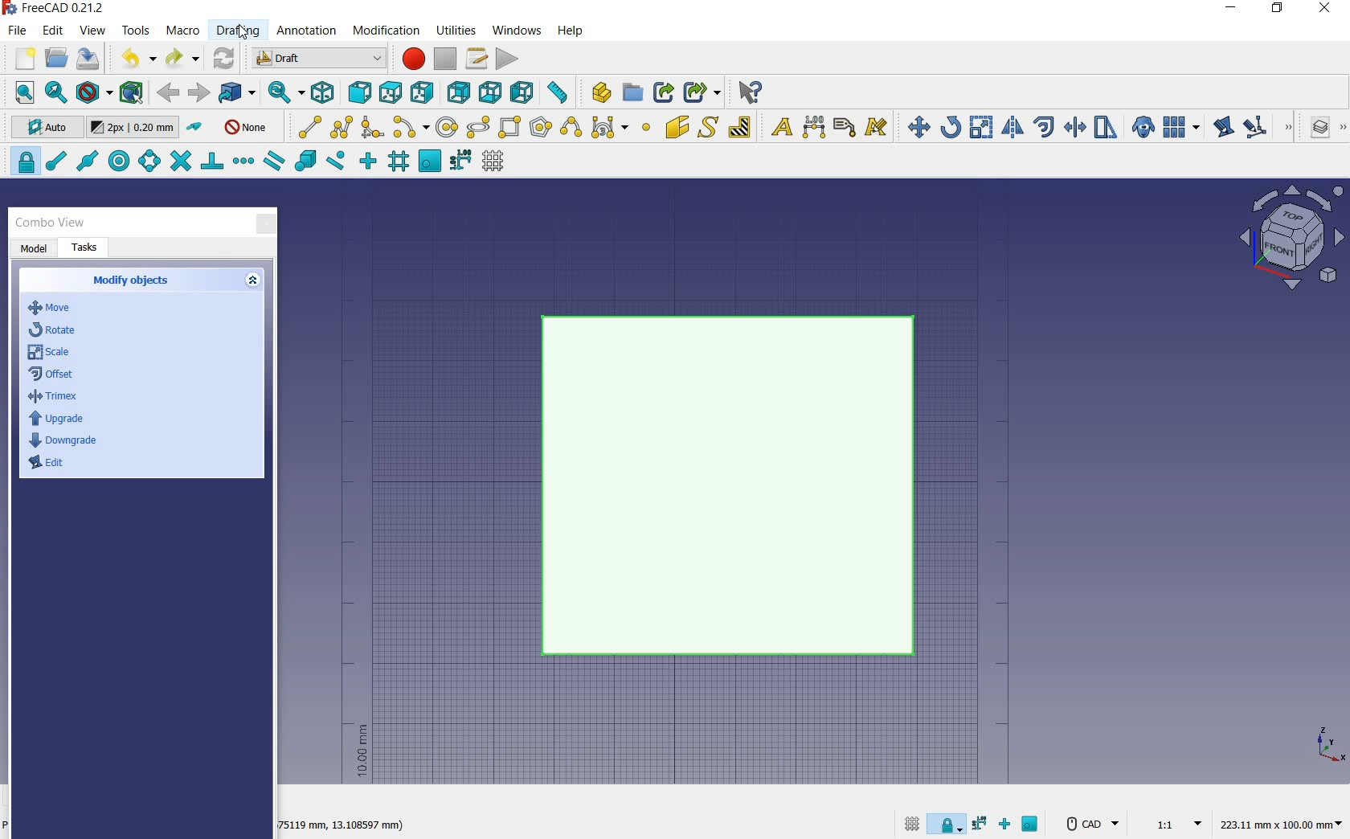  I want to click on edit, so click(54, 31).